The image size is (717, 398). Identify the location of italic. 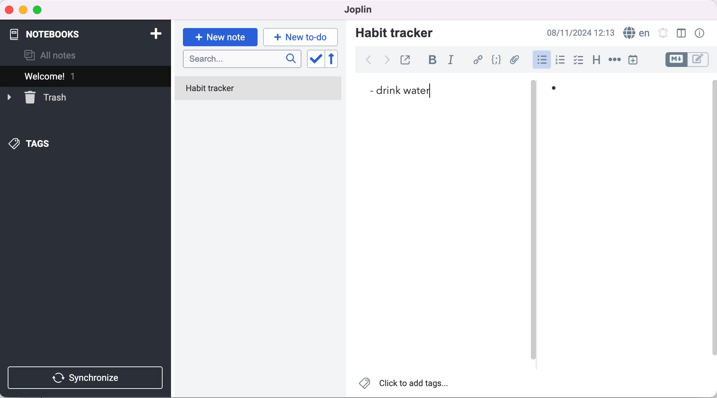
(453, 61).